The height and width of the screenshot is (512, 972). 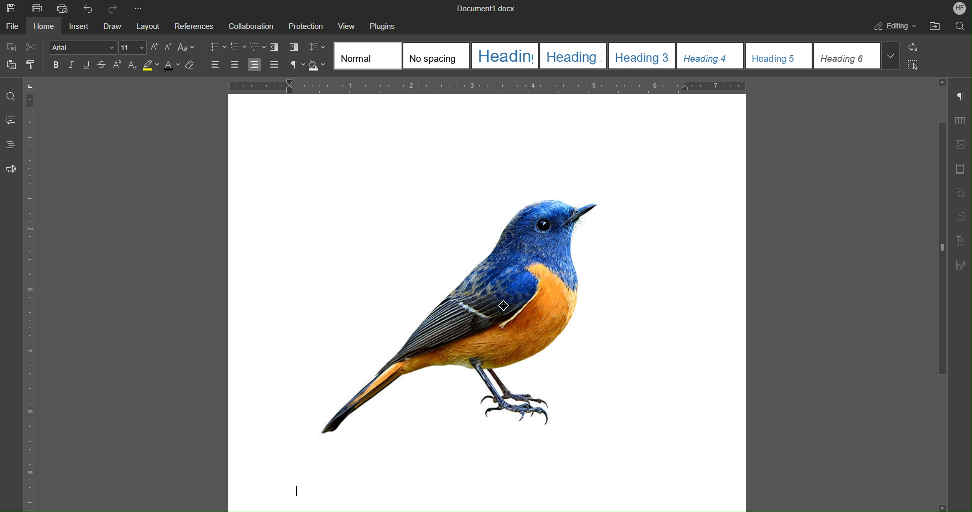 What do you see at coordinates (132, 66) in the screenshot?
I see `Subscript` at bounding box center [132, 66].